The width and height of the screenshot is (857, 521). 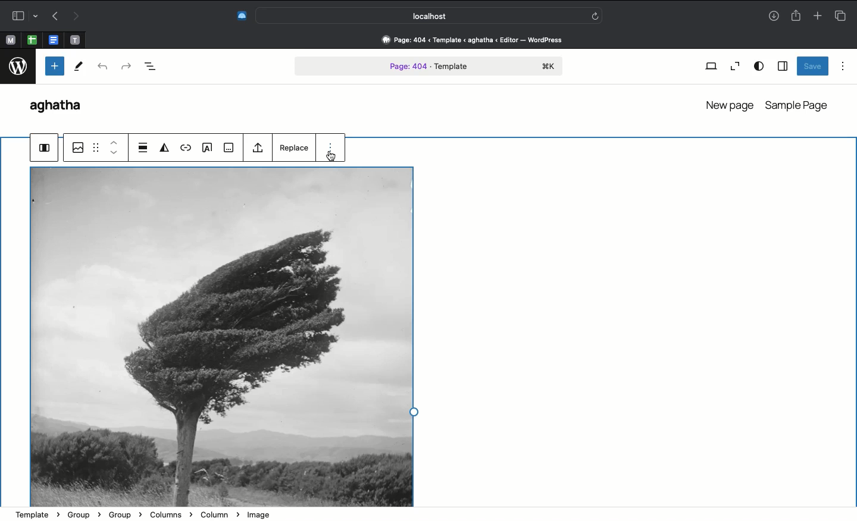 I want to click on Move up down, so click(x=115, y=149).